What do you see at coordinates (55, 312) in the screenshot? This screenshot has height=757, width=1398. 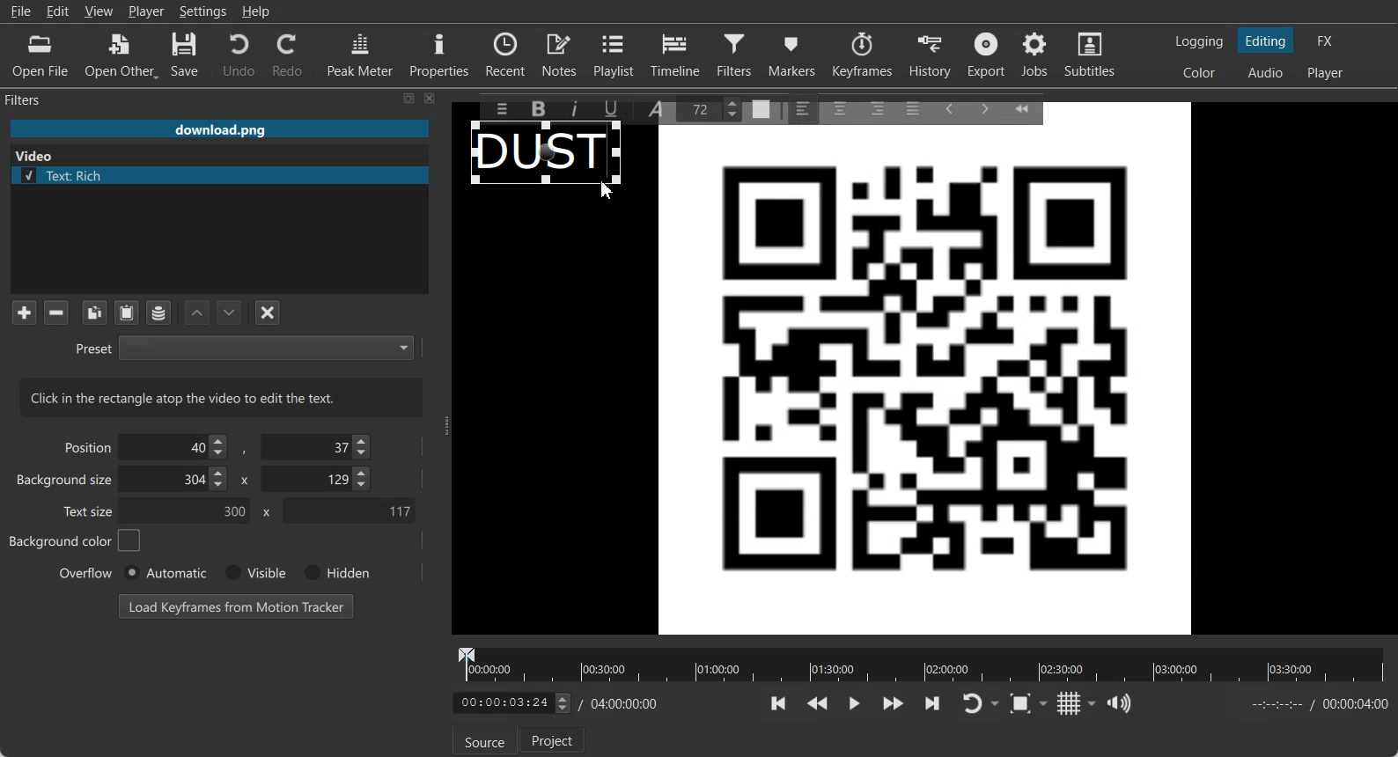 I see `Remove selected Filter` at bounding box center [55, 312].